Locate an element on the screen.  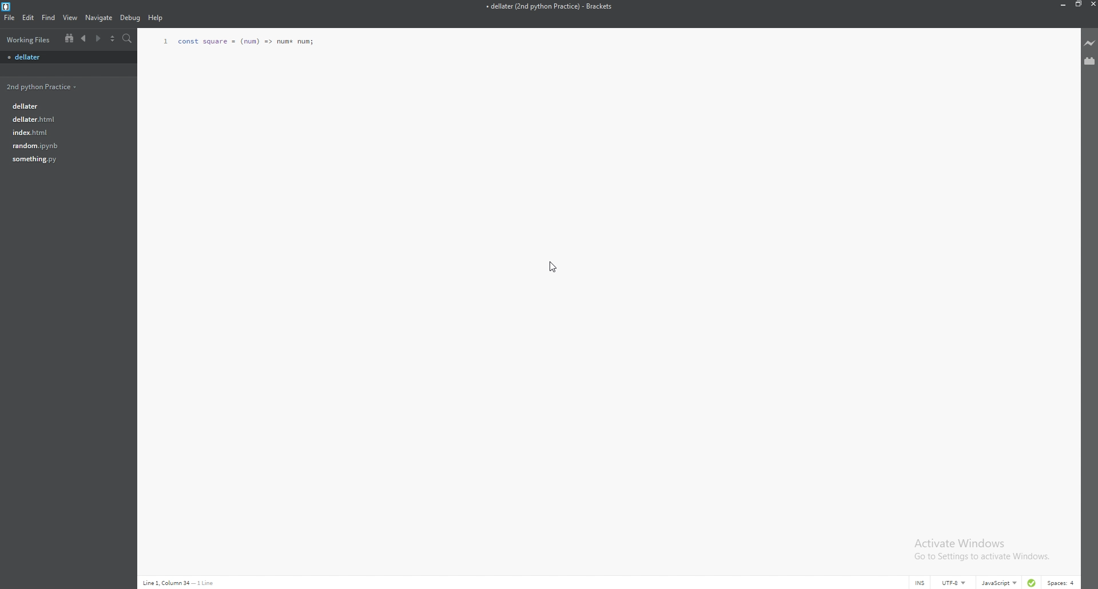
next is located at coordinates (99, 38).